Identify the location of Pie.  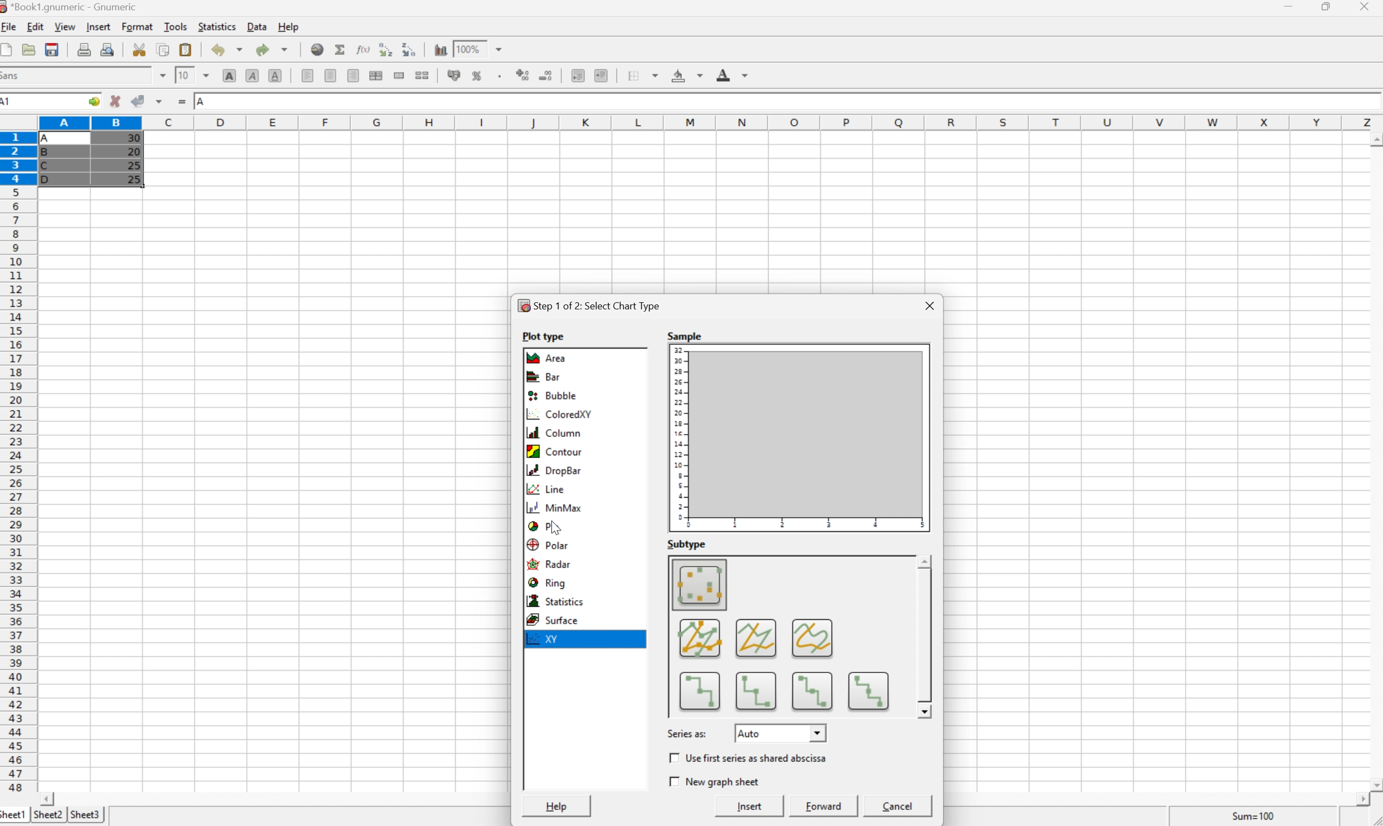
(544, 525).